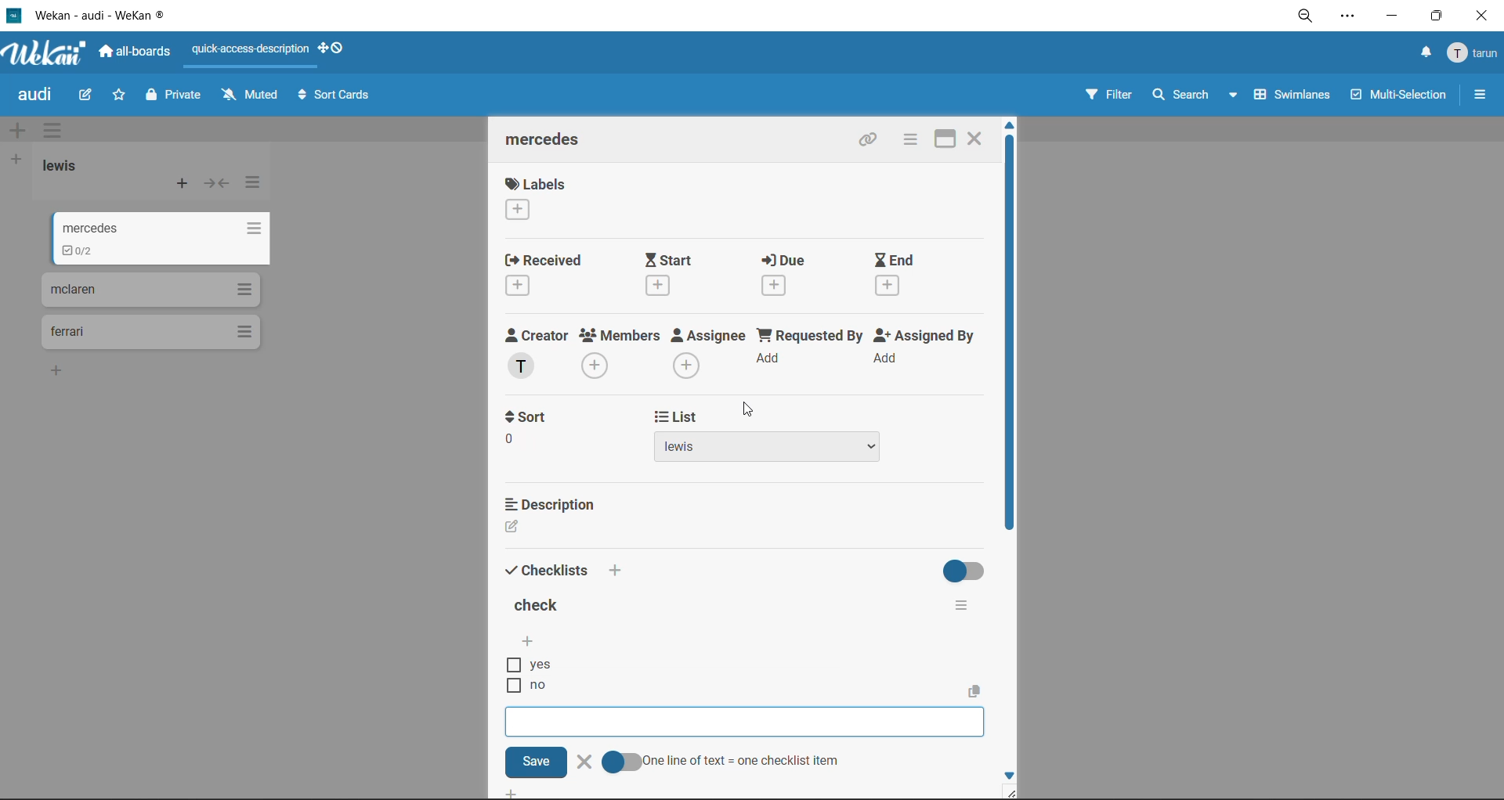  What do you see at coordinates (1107, 97) in the screenshot?
I see `filter` at bounding box center [1107, 97].